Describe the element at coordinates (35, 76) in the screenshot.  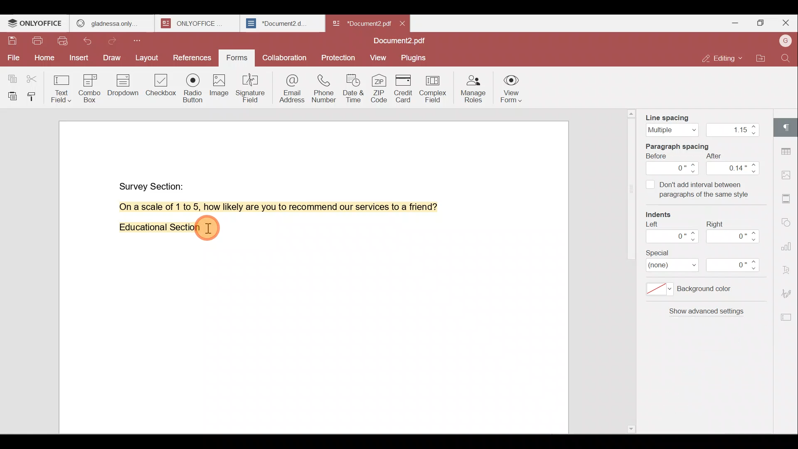
I see `Cut` at that location.